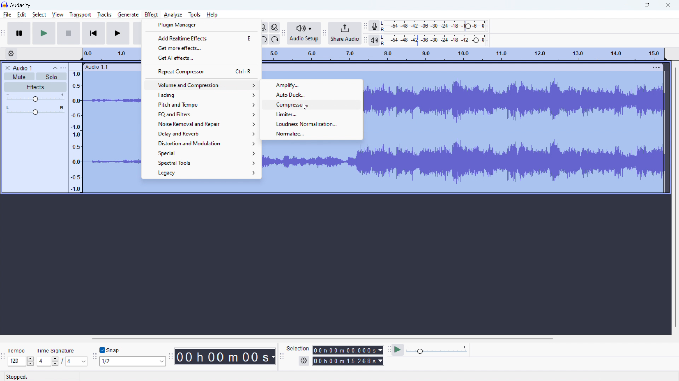 The image size is (679, 381). What do you see at coordinates (23, 5) in the screenshot?
I see `Audacity (title)` at bounding box center [23, 5].